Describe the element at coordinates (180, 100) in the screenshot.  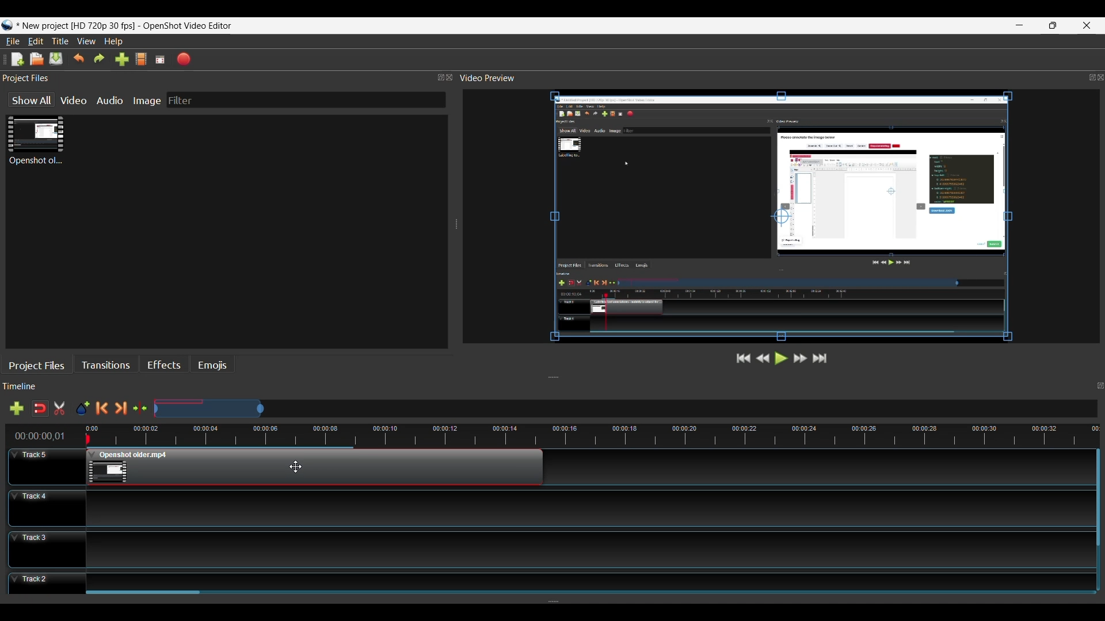
I see `Filter` at that location.